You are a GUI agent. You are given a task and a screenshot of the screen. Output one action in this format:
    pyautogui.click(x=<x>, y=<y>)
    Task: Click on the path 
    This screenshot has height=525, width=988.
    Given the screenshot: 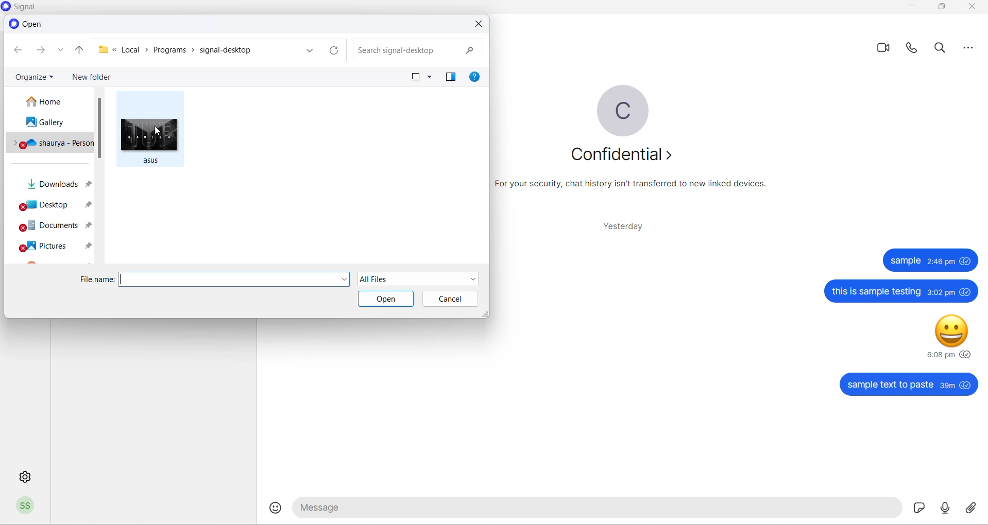 What is the action you would take?
    pyautogui.click(x=194, y=49)
    